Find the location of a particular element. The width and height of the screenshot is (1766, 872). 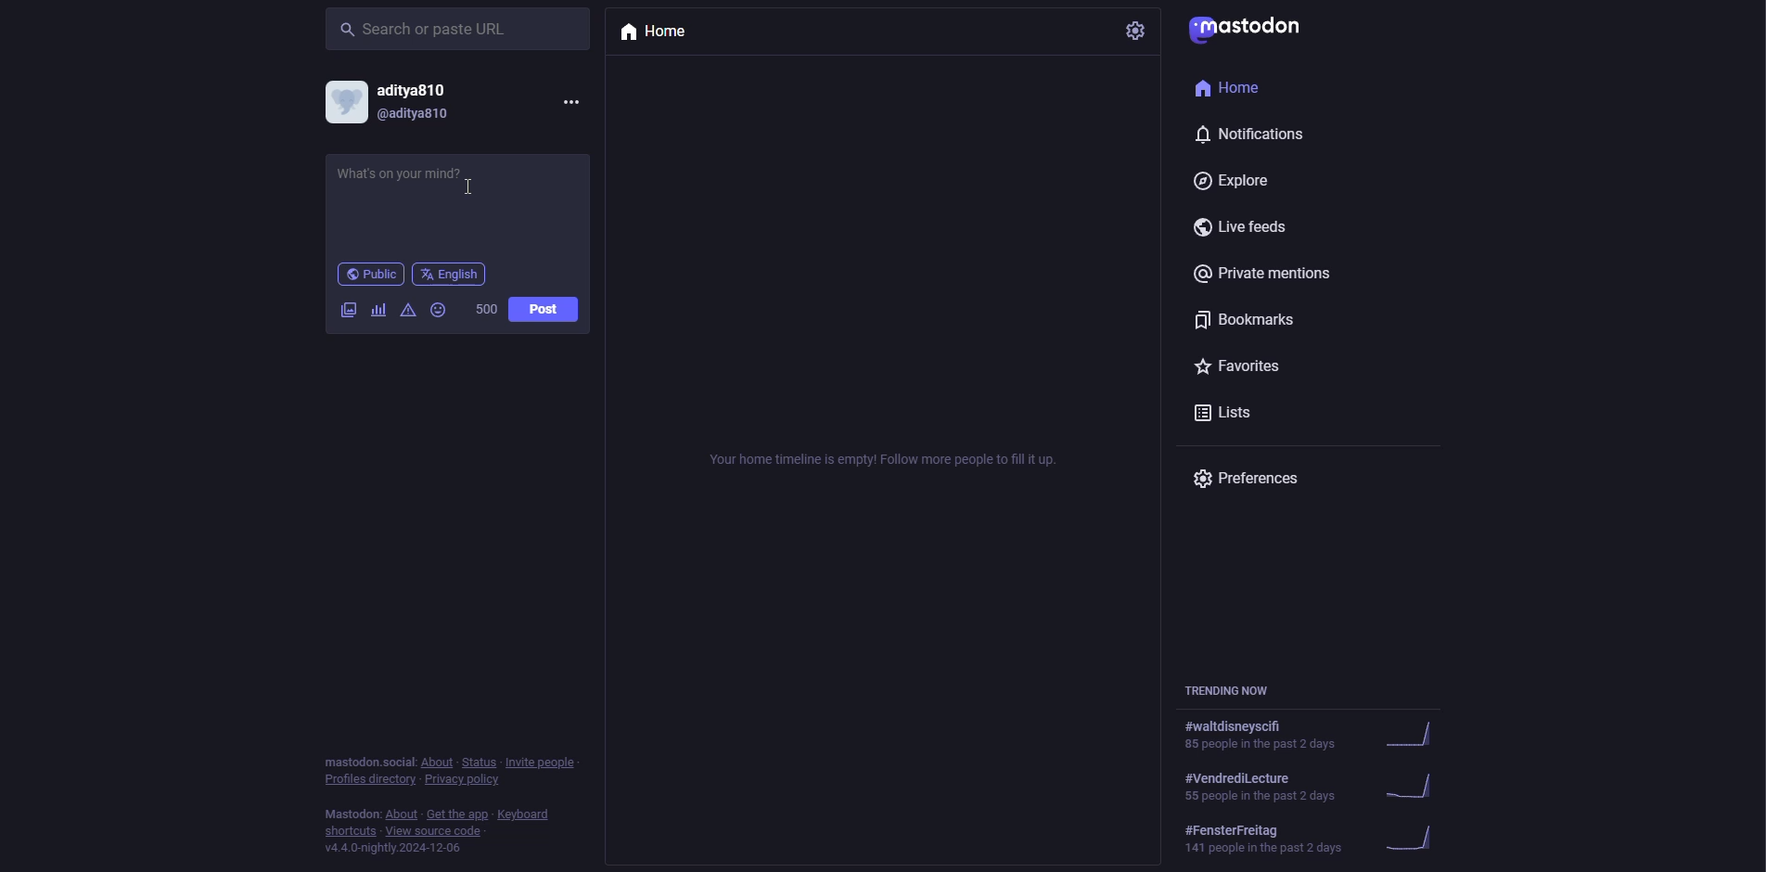

private mentions is located at coordinates (1268, 274).